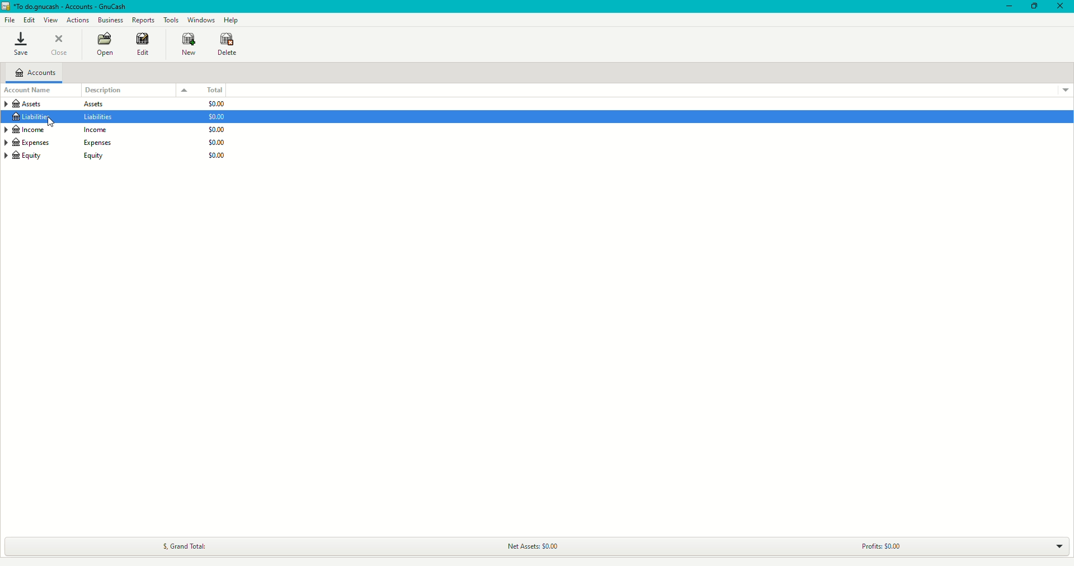  I want to click on New, so click(187, 45).